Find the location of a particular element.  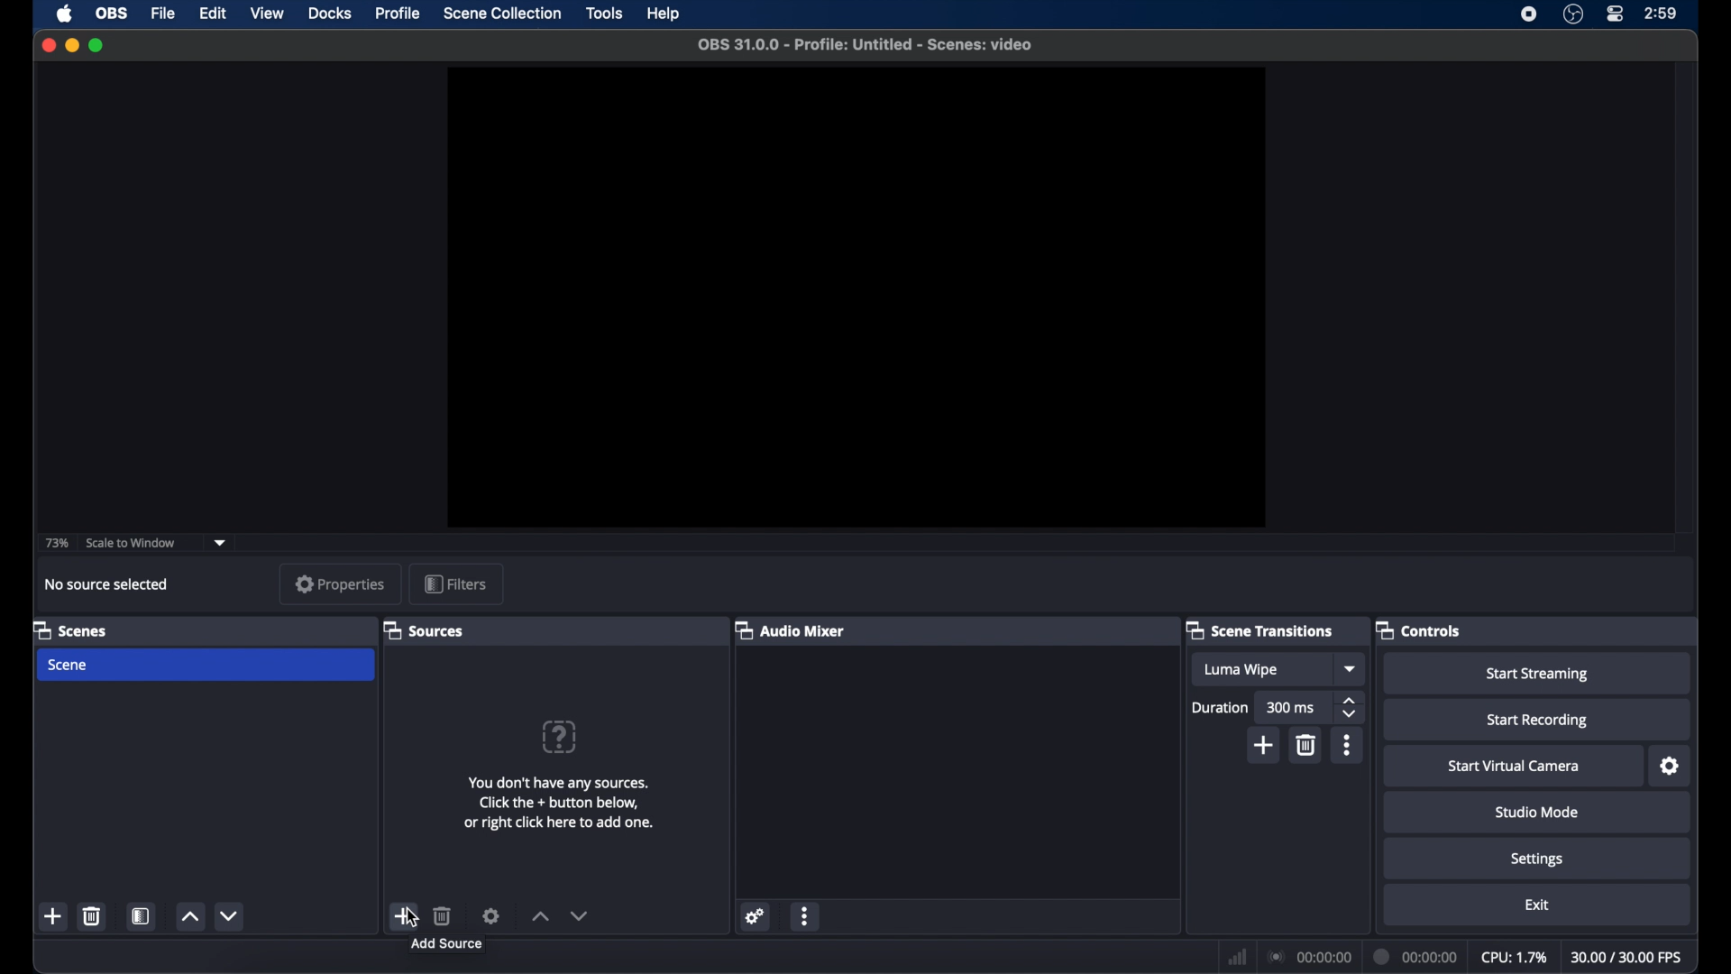

filters is located at coordinates (455, 583).